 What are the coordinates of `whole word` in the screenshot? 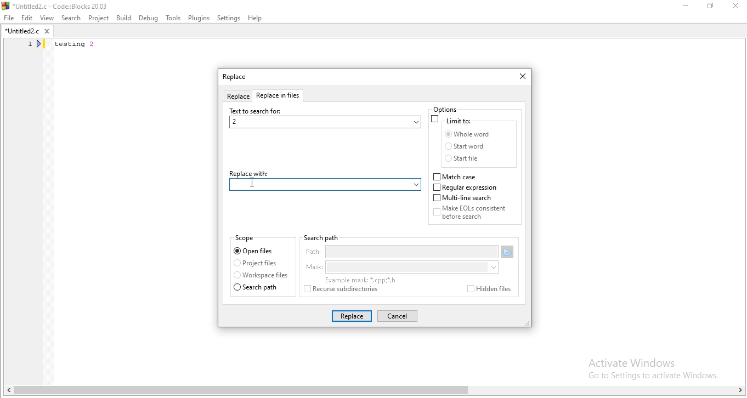 It's located at (466, 134).